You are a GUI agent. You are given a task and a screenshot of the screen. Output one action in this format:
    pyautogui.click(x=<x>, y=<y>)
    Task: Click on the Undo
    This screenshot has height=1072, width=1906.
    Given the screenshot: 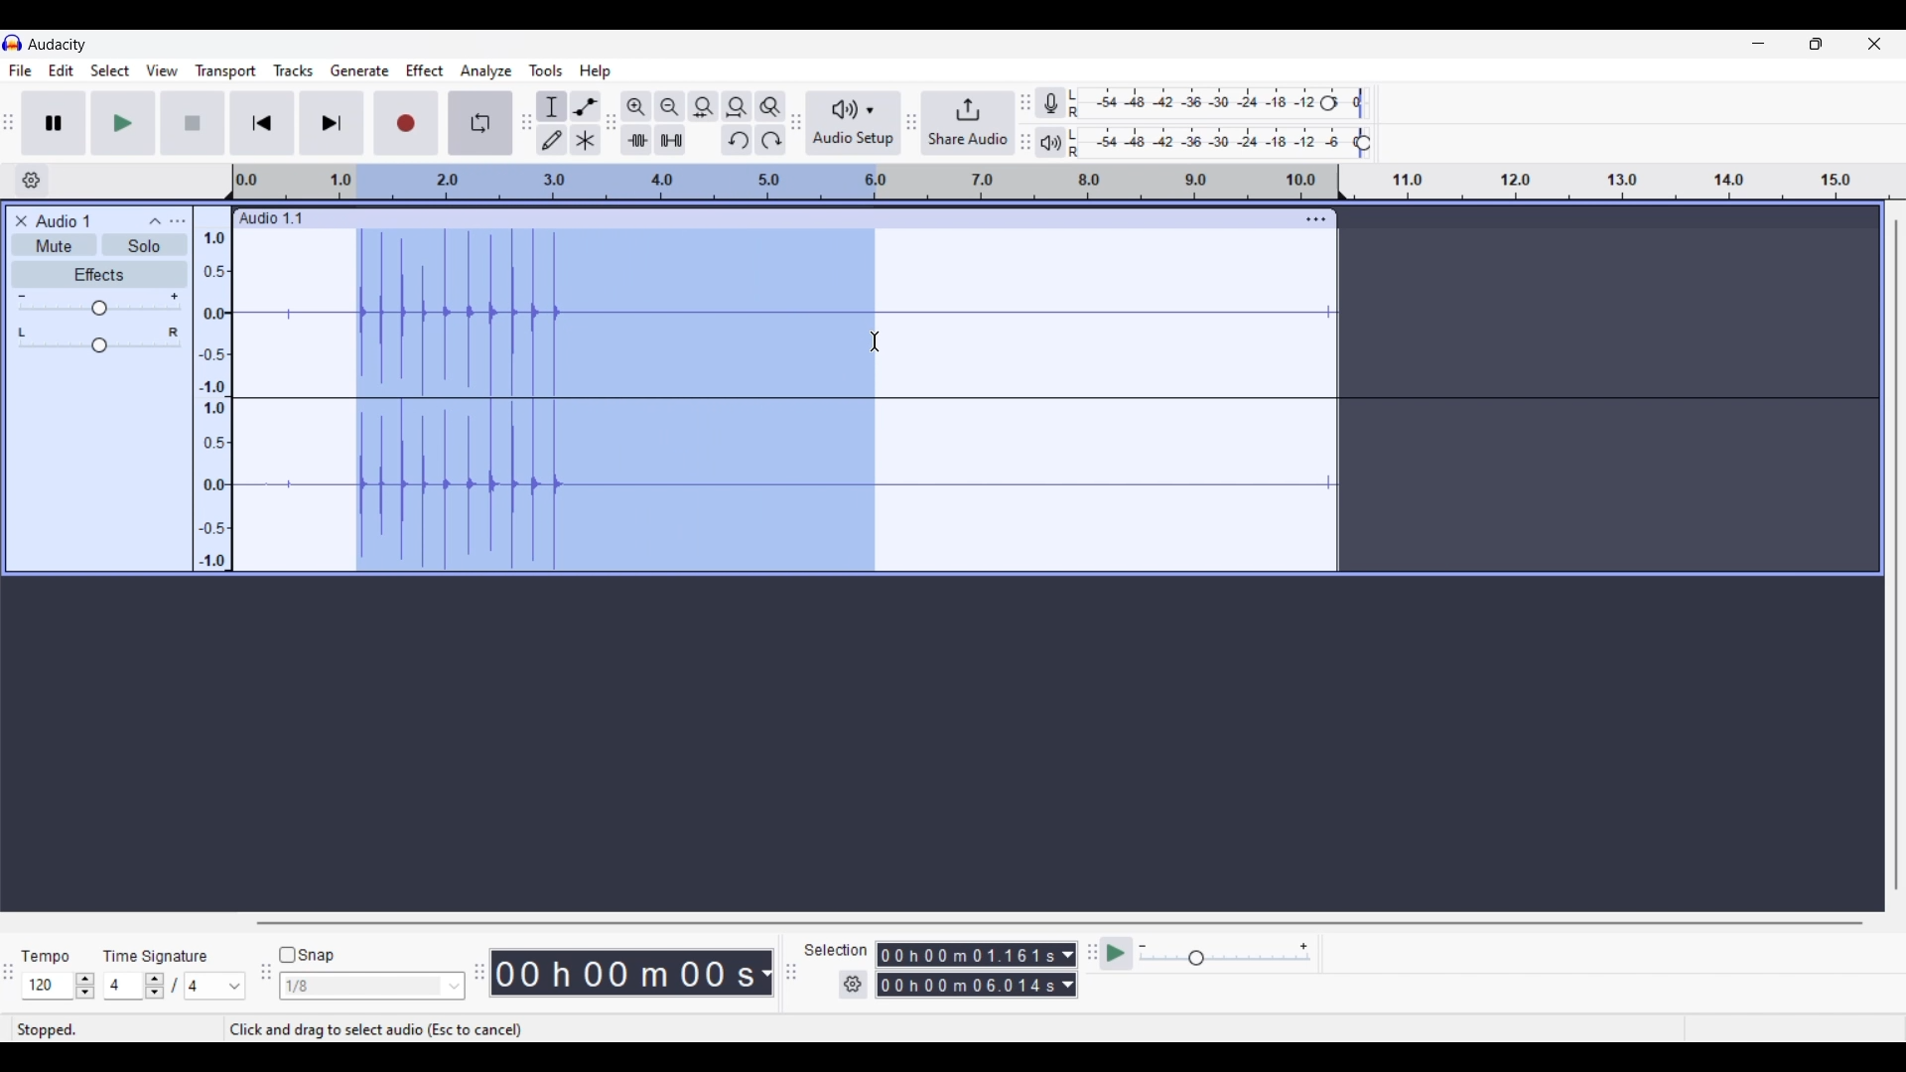 What is the action you would take?
    pyautogui.click(x=736, y=140)
    